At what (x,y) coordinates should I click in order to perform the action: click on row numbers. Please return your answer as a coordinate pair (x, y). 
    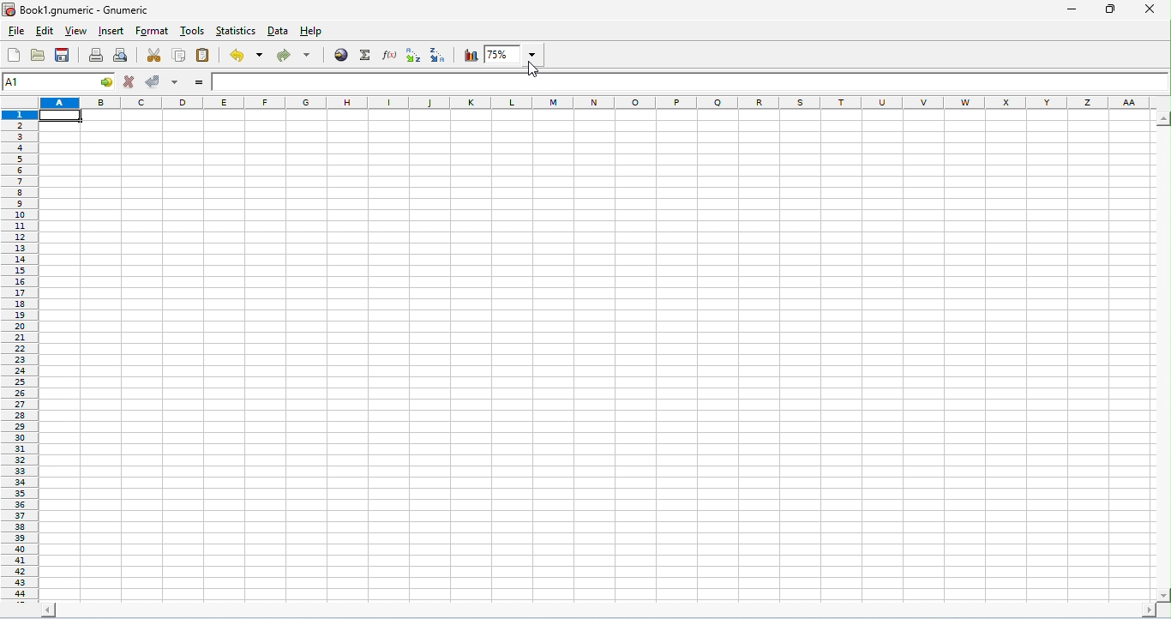
    Looking at the image, I should click on (20, 358).